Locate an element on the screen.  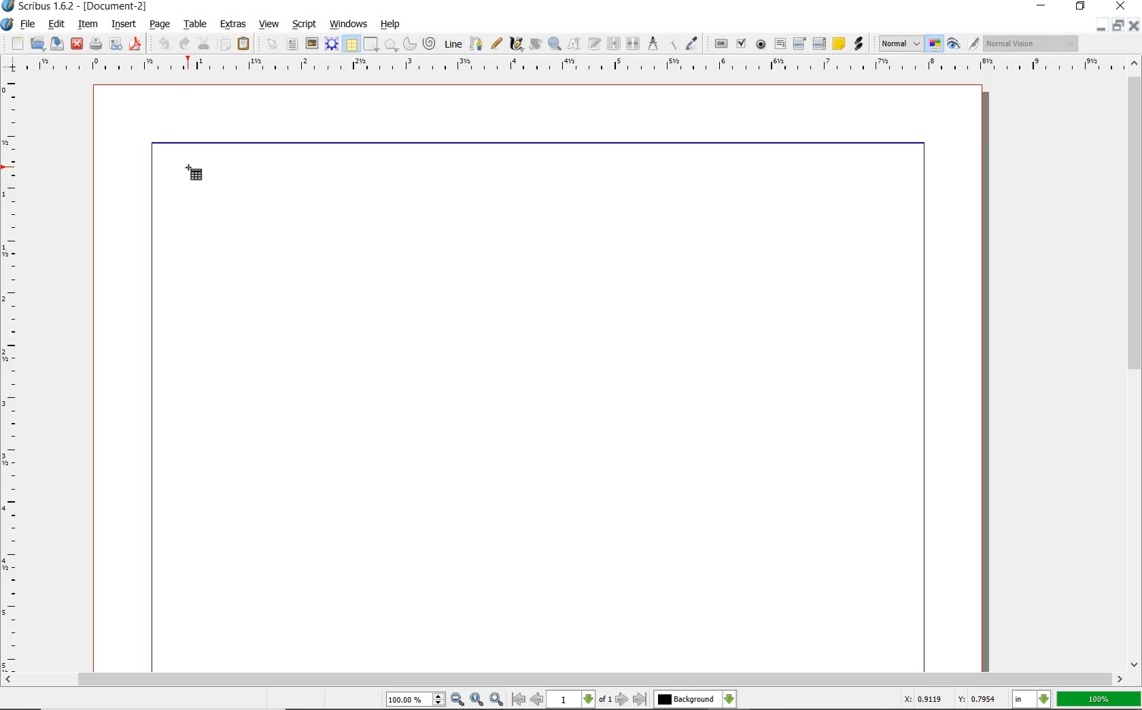
restore is located at coordinates (1081, 7).